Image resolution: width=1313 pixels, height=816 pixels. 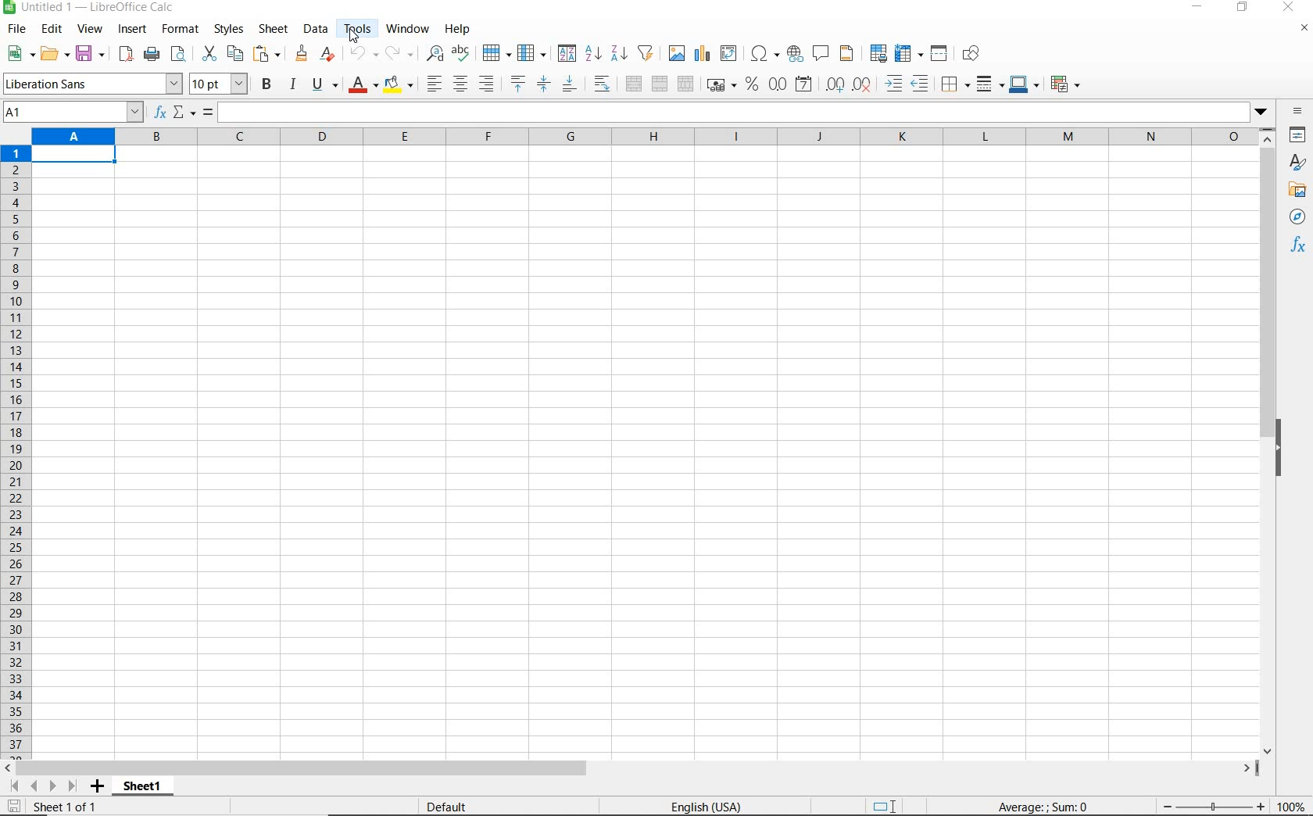 What do you see at coordinates (143, 786) in the screenshot?
I see `SHEET1` at bounding box center [143, 786].